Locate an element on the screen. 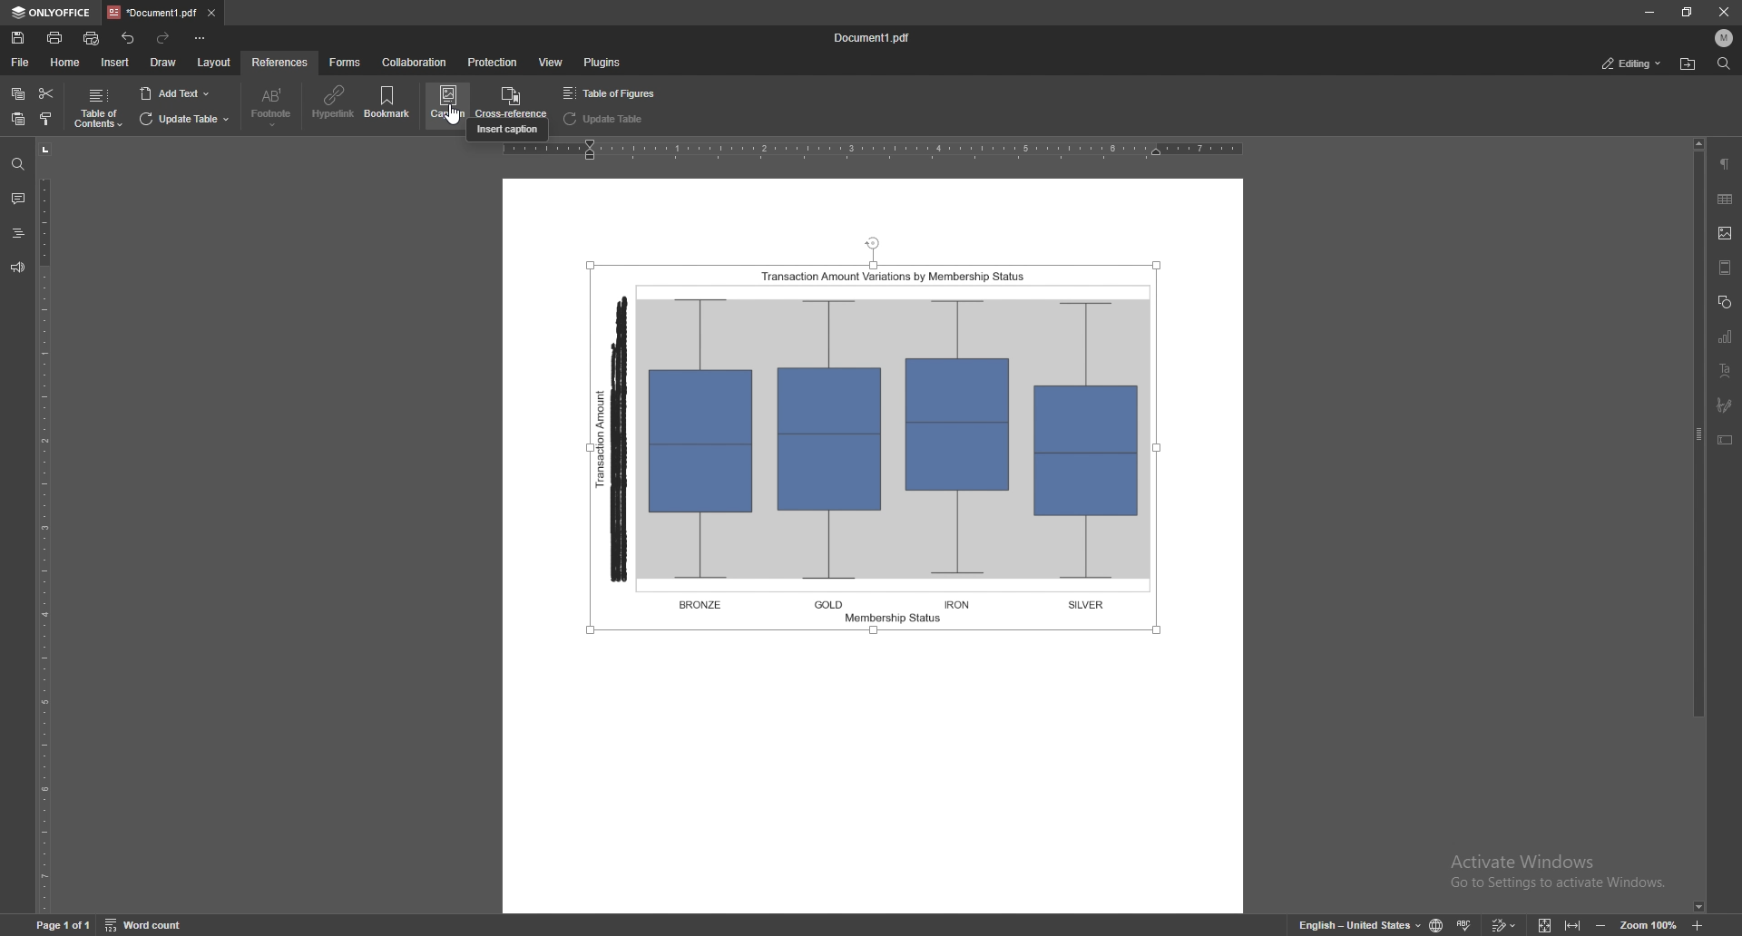 This screenshot has width=1742, height=936. scroll bar is located at coordinates (1696, 525).